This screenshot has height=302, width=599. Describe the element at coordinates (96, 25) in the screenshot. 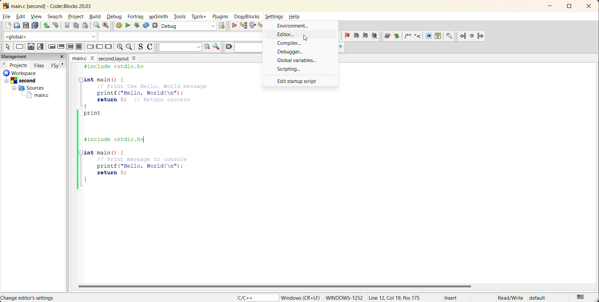

I see `find` at that location.